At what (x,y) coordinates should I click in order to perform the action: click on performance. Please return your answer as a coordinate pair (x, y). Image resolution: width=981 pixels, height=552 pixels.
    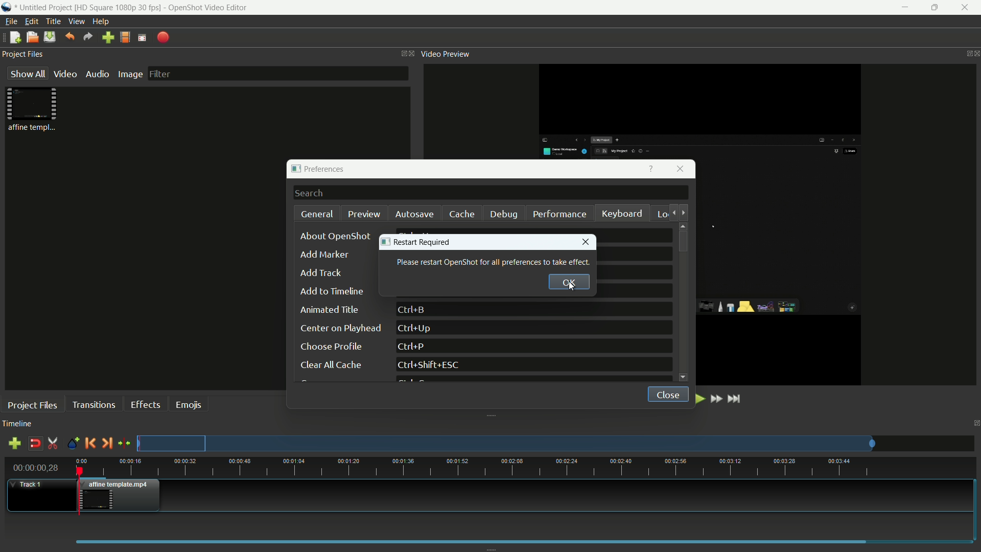
    Looking at the image, I should click on (559, 214).